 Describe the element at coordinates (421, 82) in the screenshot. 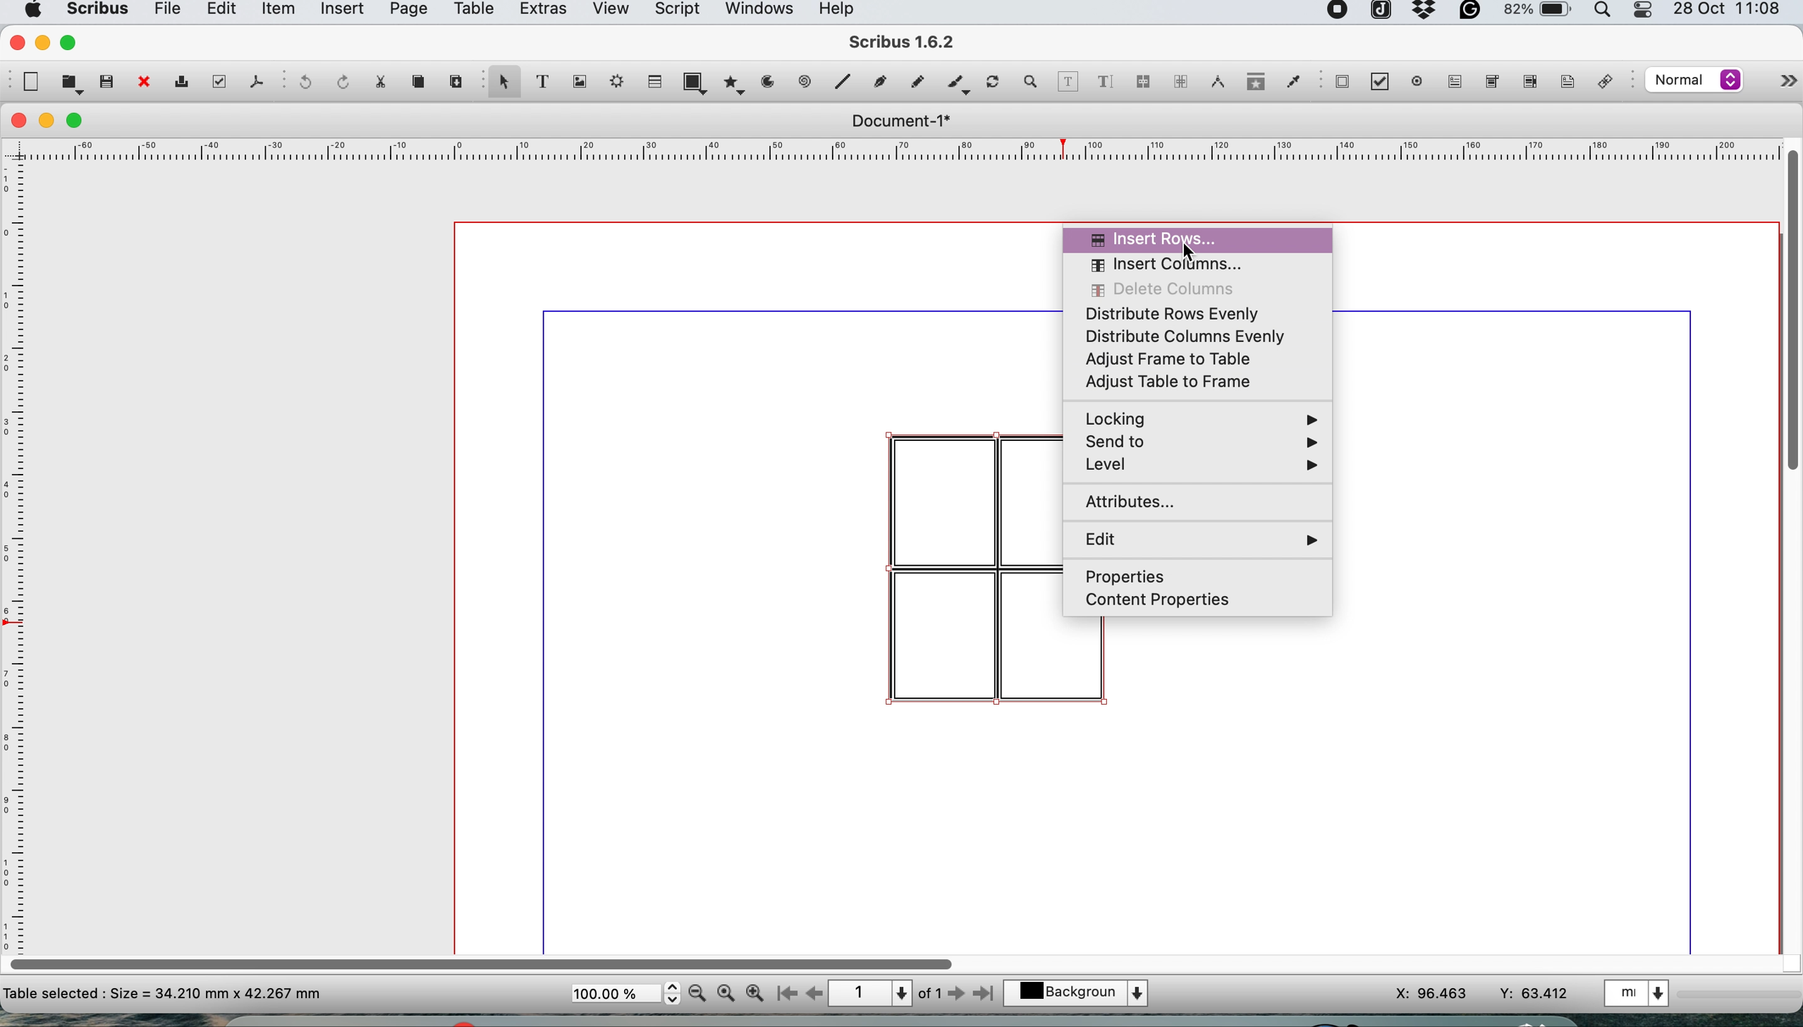

I see `copy` at that location.